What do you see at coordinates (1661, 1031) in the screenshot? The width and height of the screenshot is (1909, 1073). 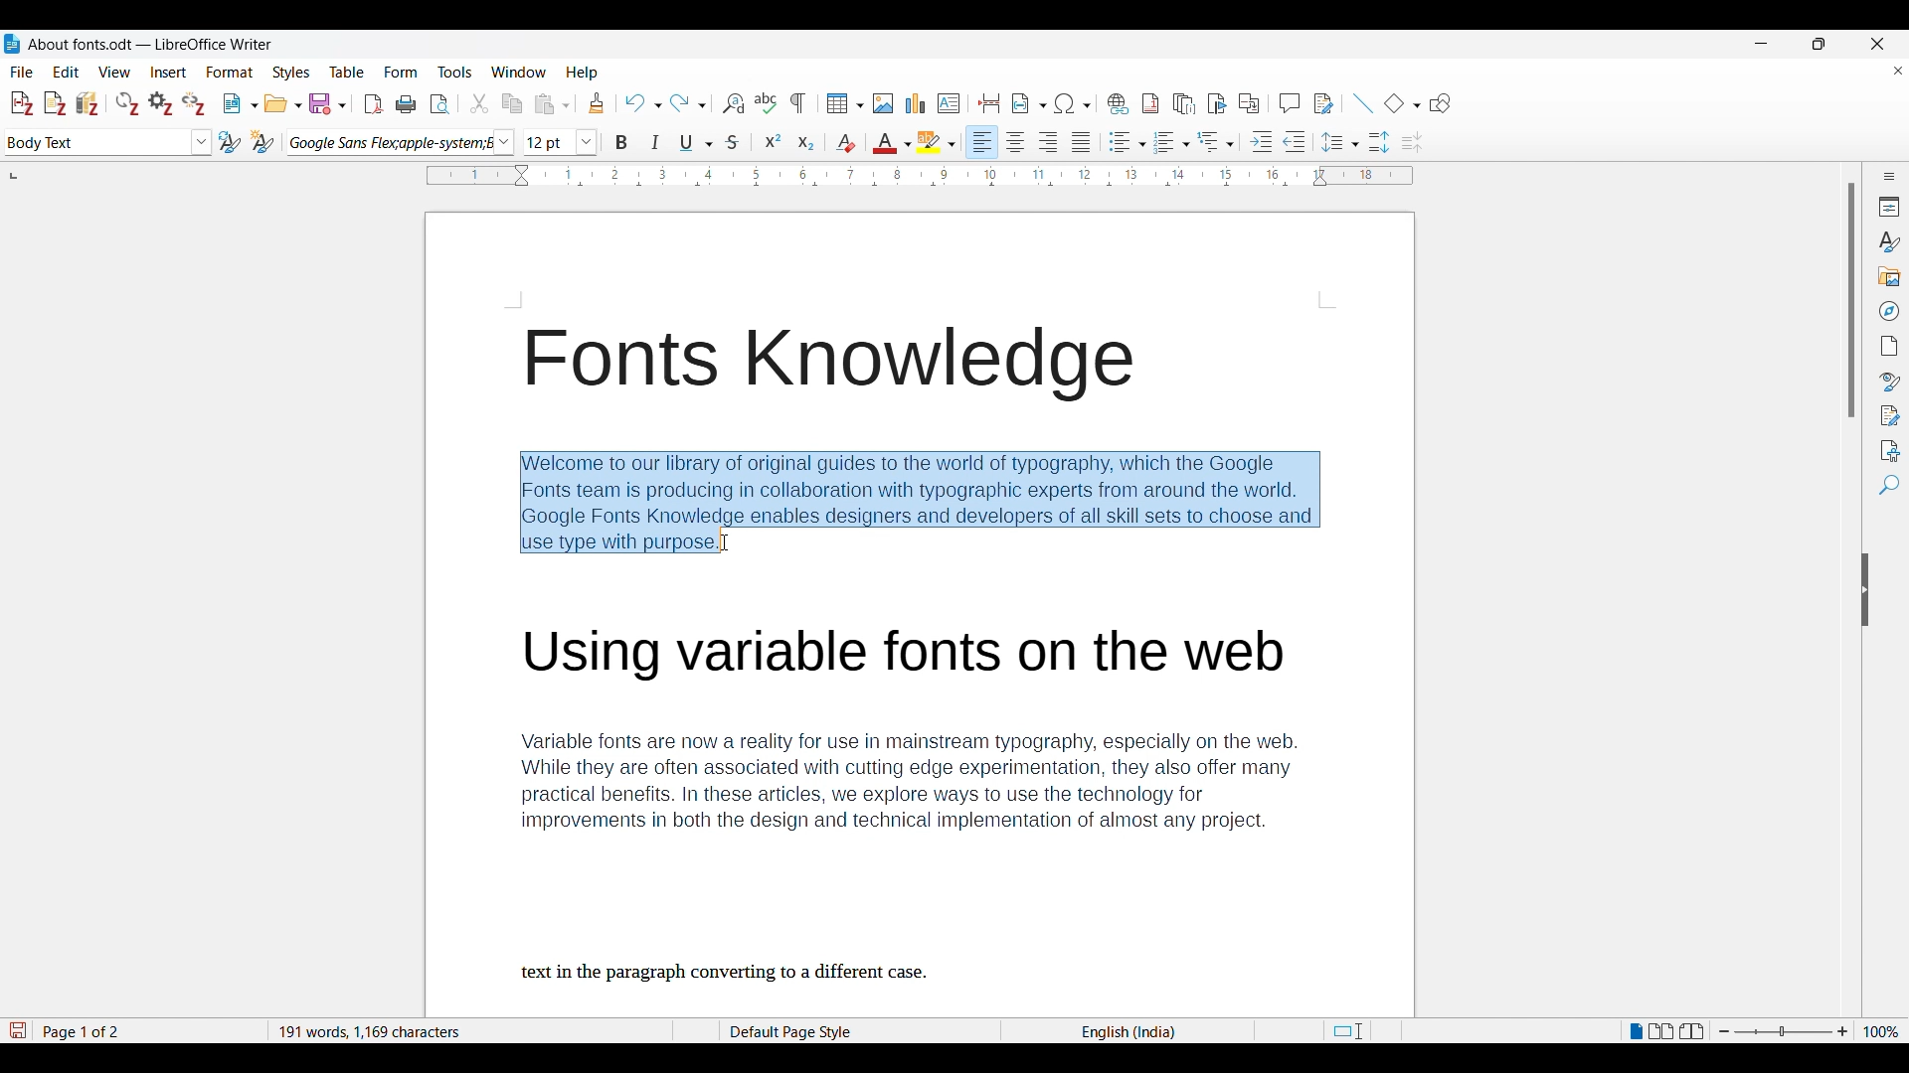 I see `Multiple page view` at bounding box center [1661, 1031].